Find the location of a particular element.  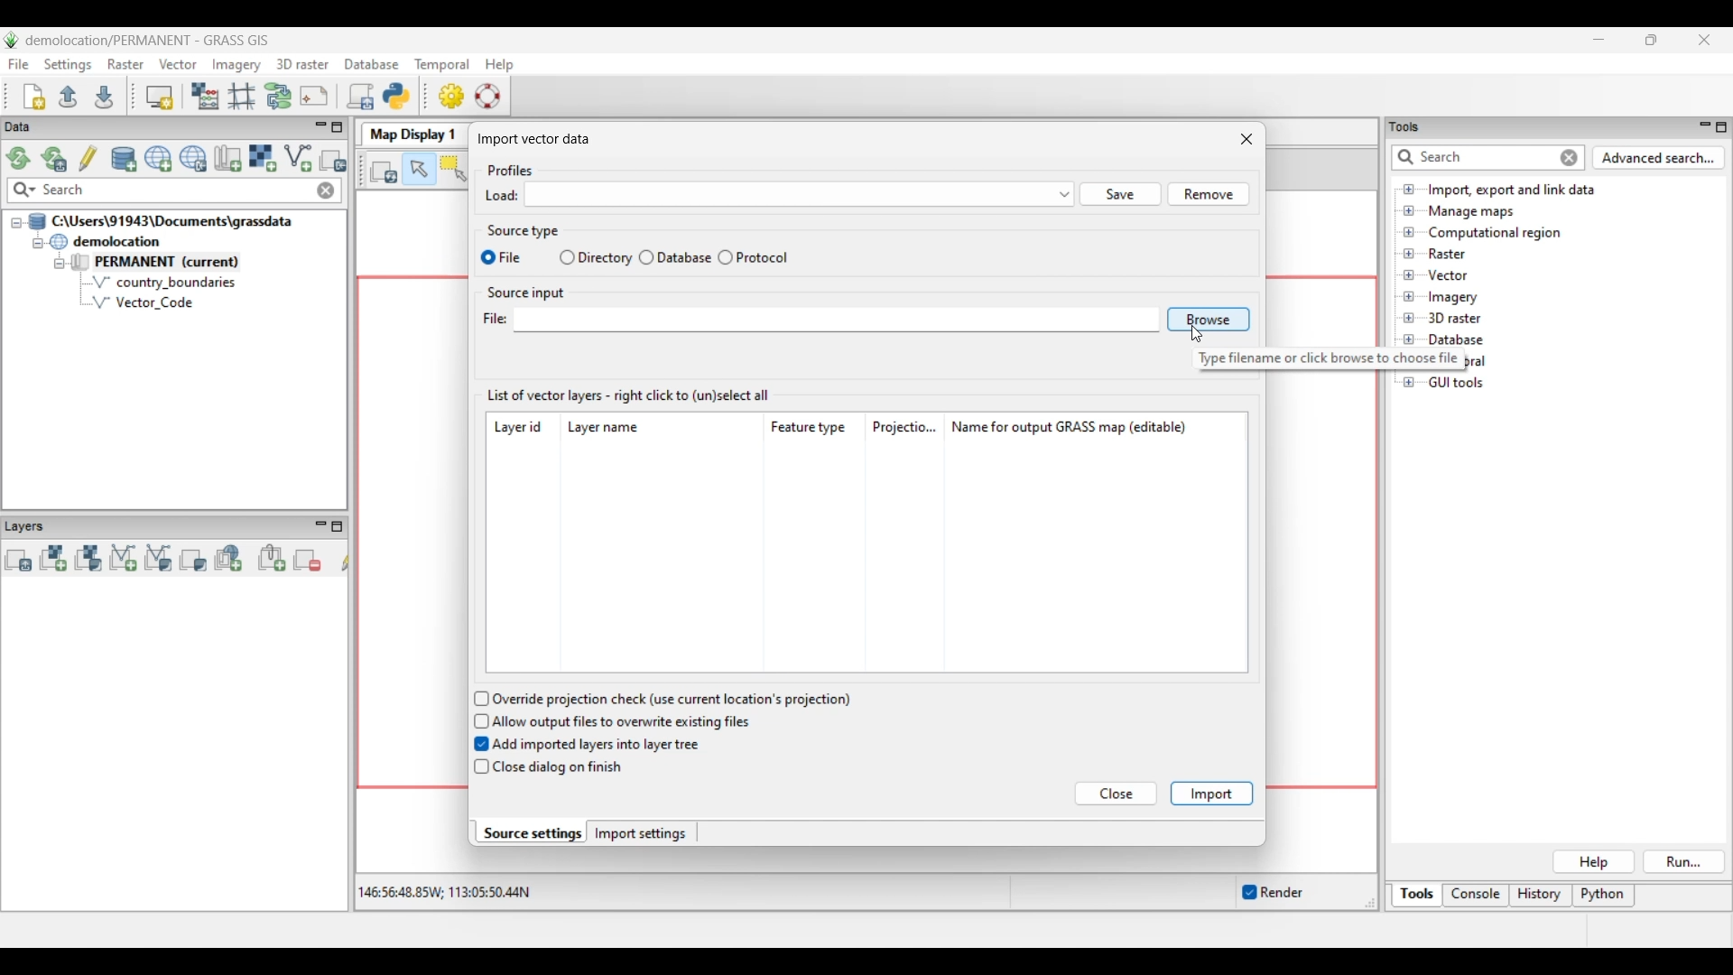

Click to open files under Import, export and link data is located at coordinates (1409, 189).